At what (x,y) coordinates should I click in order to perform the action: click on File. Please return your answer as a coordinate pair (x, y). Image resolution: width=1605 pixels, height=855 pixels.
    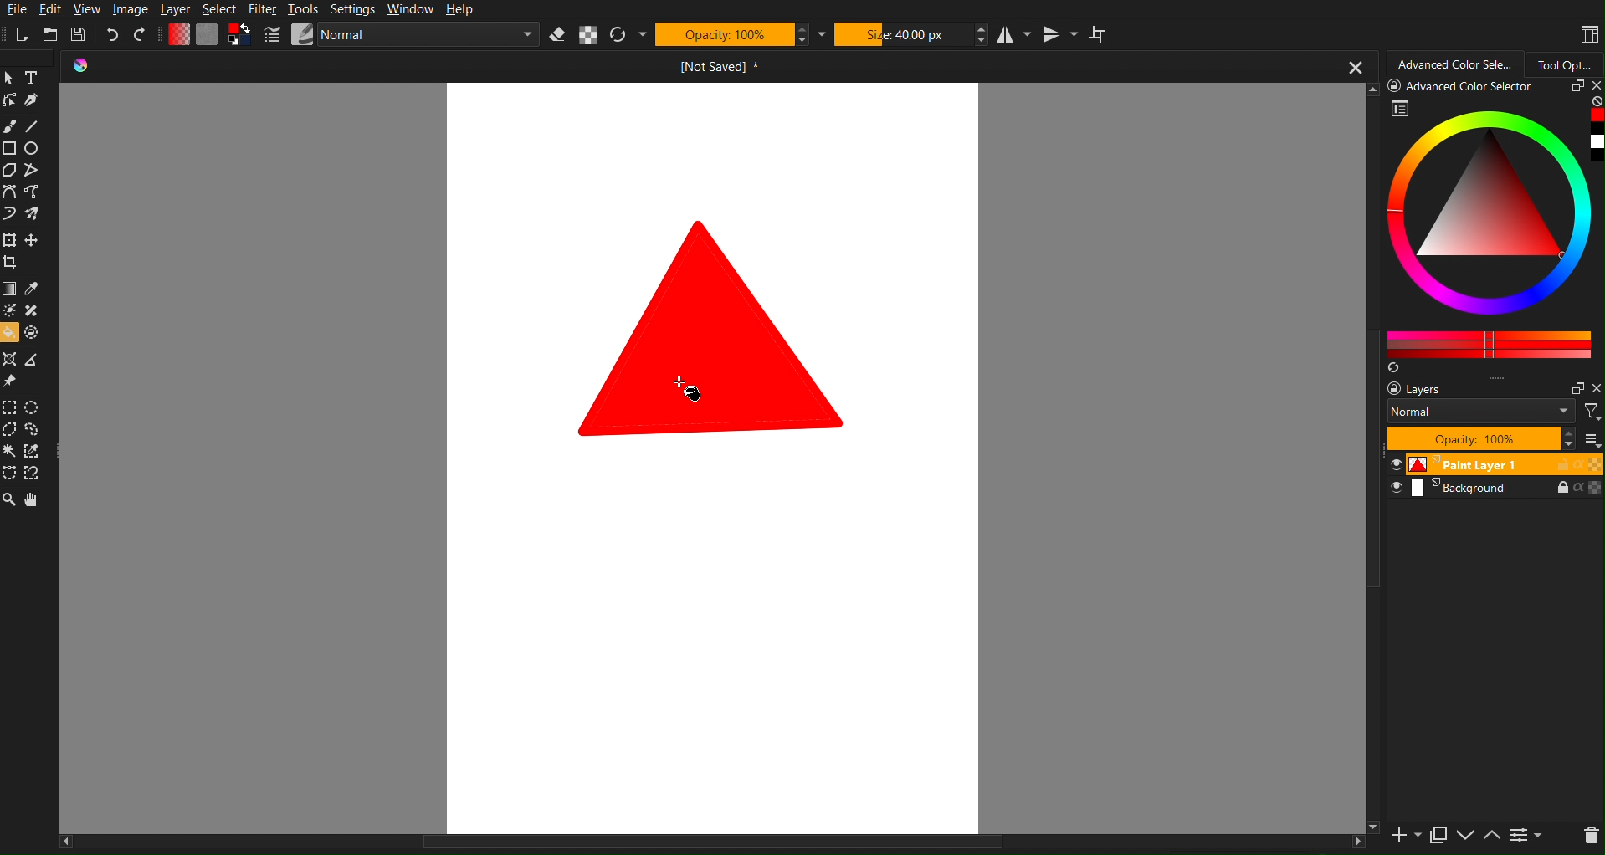
    Looking at the image, I should click on (16, 10).